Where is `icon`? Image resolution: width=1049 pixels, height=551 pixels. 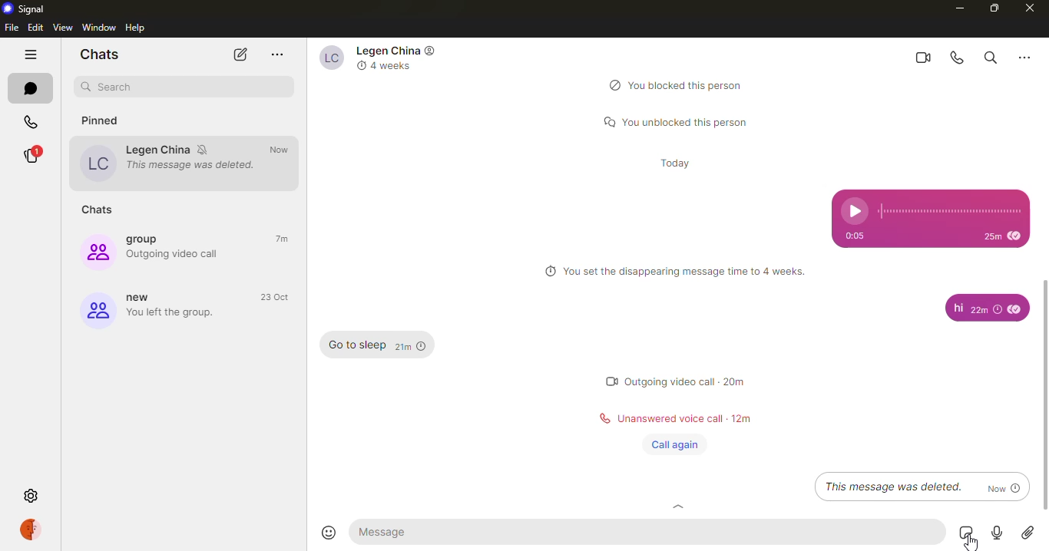
icon is located at coordinates (432, 52).